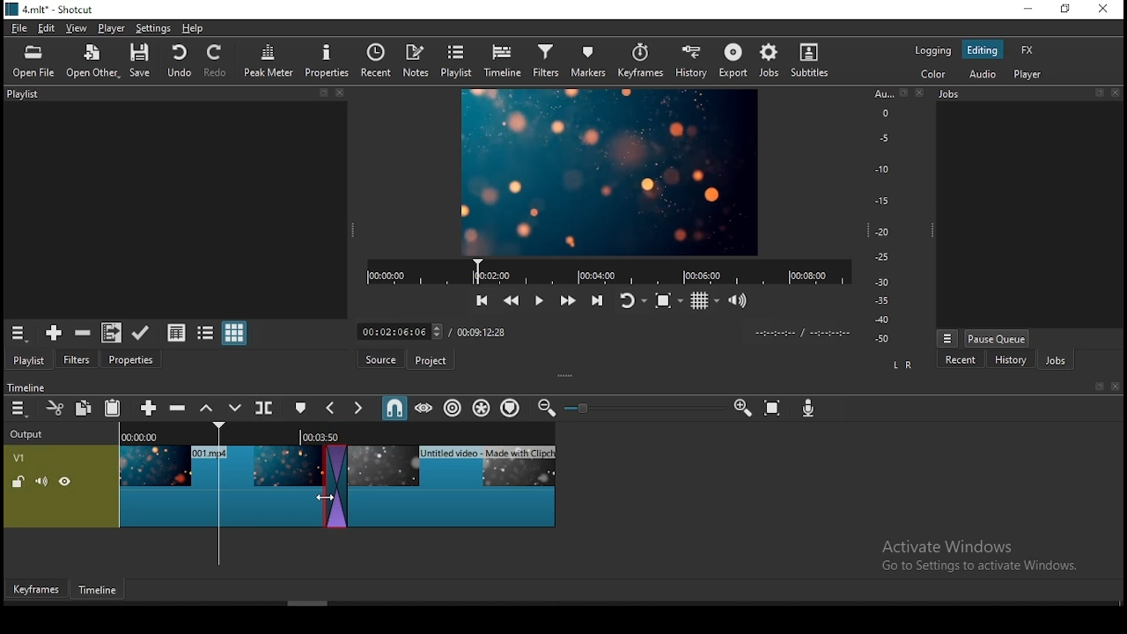 The height and width of the screenshot is (634, 1127). I want to click on timeline, so click(502, 62).